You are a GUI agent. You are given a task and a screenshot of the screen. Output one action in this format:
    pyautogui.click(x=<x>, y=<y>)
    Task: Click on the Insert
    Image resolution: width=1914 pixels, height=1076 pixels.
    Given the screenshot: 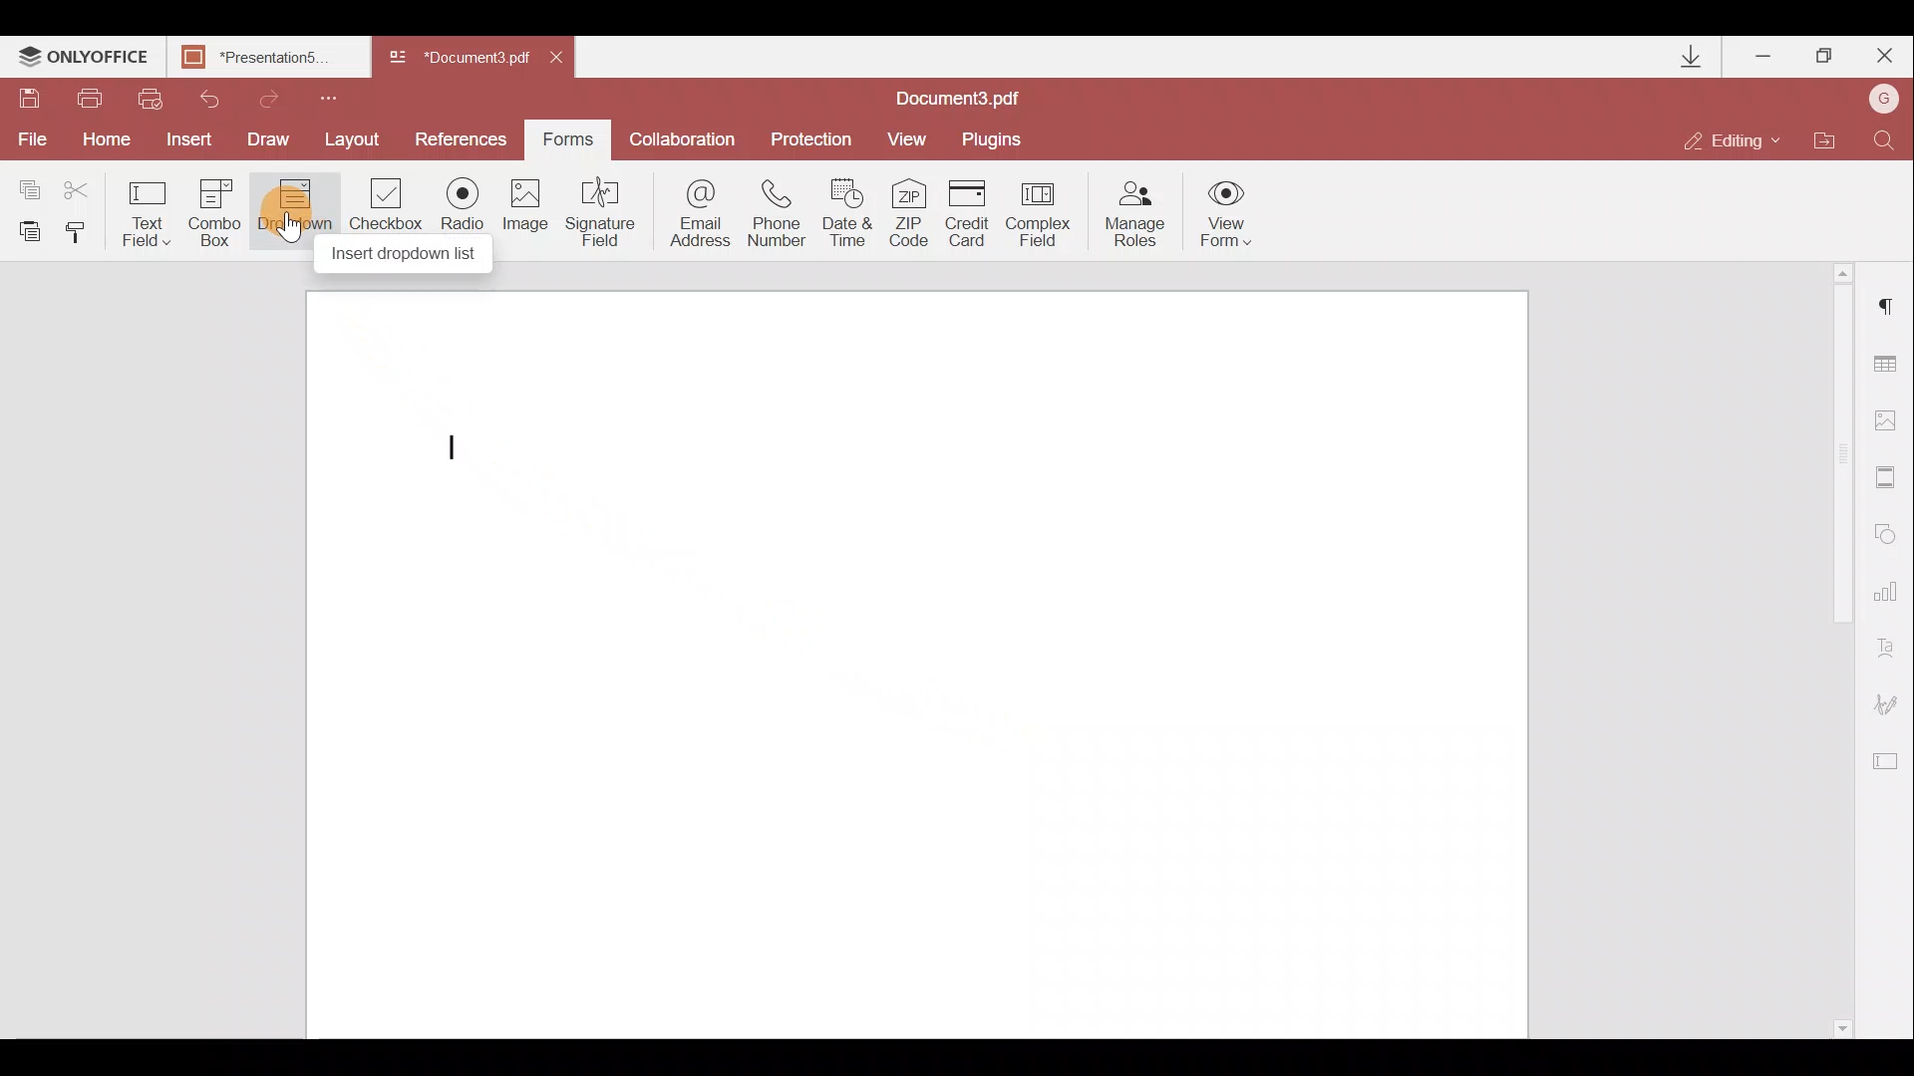 What is the action you would take?
    pyautogui.click(x=193, y=139)
    